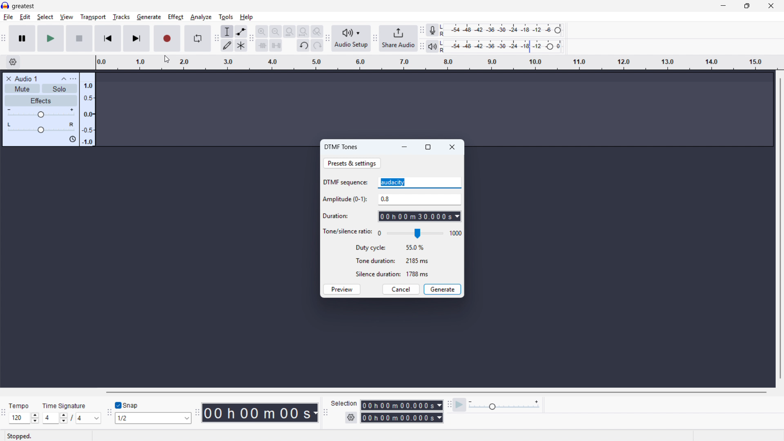  Describe the element at coordinates (24, 419) in the screenshot. I see `Set tempo ` at that location.